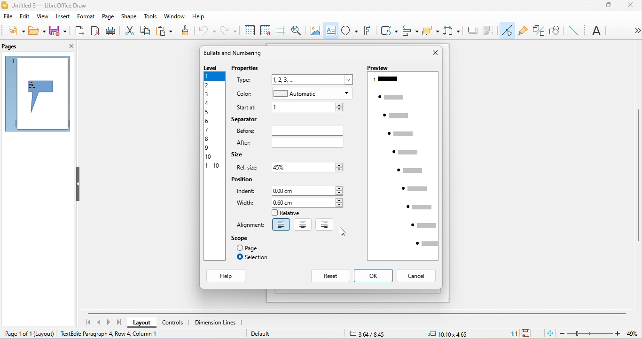  What do you see at coordinates (8, 18) in the screenshot?
I see `file` at bounding box center [8, 18].